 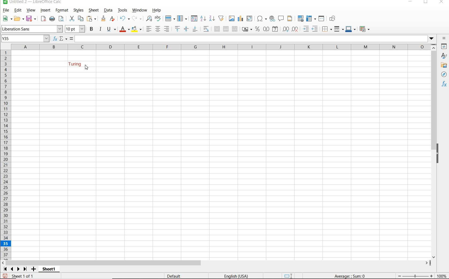 I want to click on EXPORT DIRECTLY AS PDF, so click(x=43, y=19).